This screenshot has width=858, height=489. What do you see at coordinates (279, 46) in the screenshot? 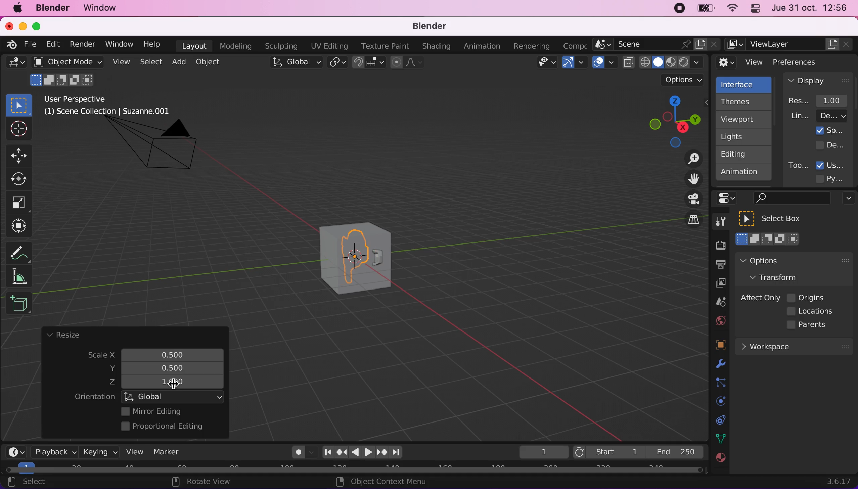
I see `sculpting` at bounding box center [279, 46].